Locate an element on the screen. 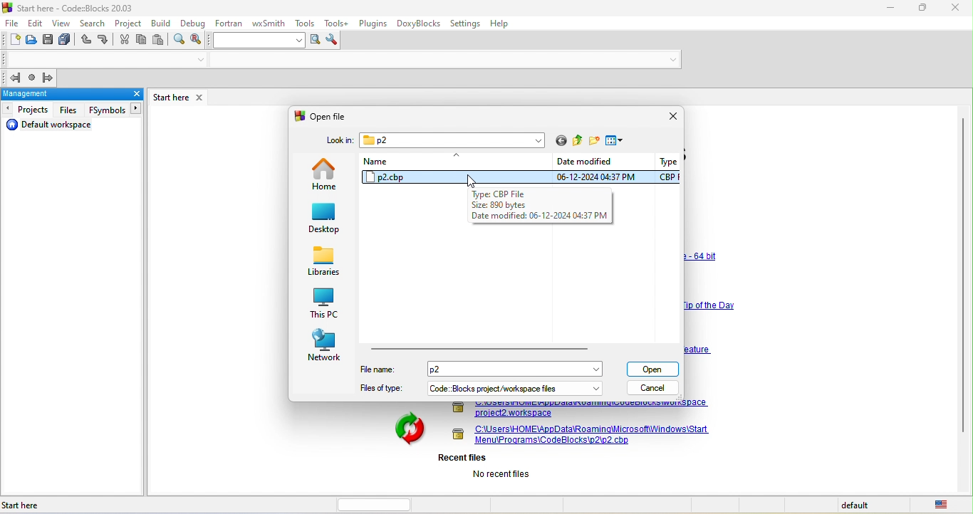 Image resolution: width=973 pixels, height=514 pixels. home is located at coordinates (328, 177).